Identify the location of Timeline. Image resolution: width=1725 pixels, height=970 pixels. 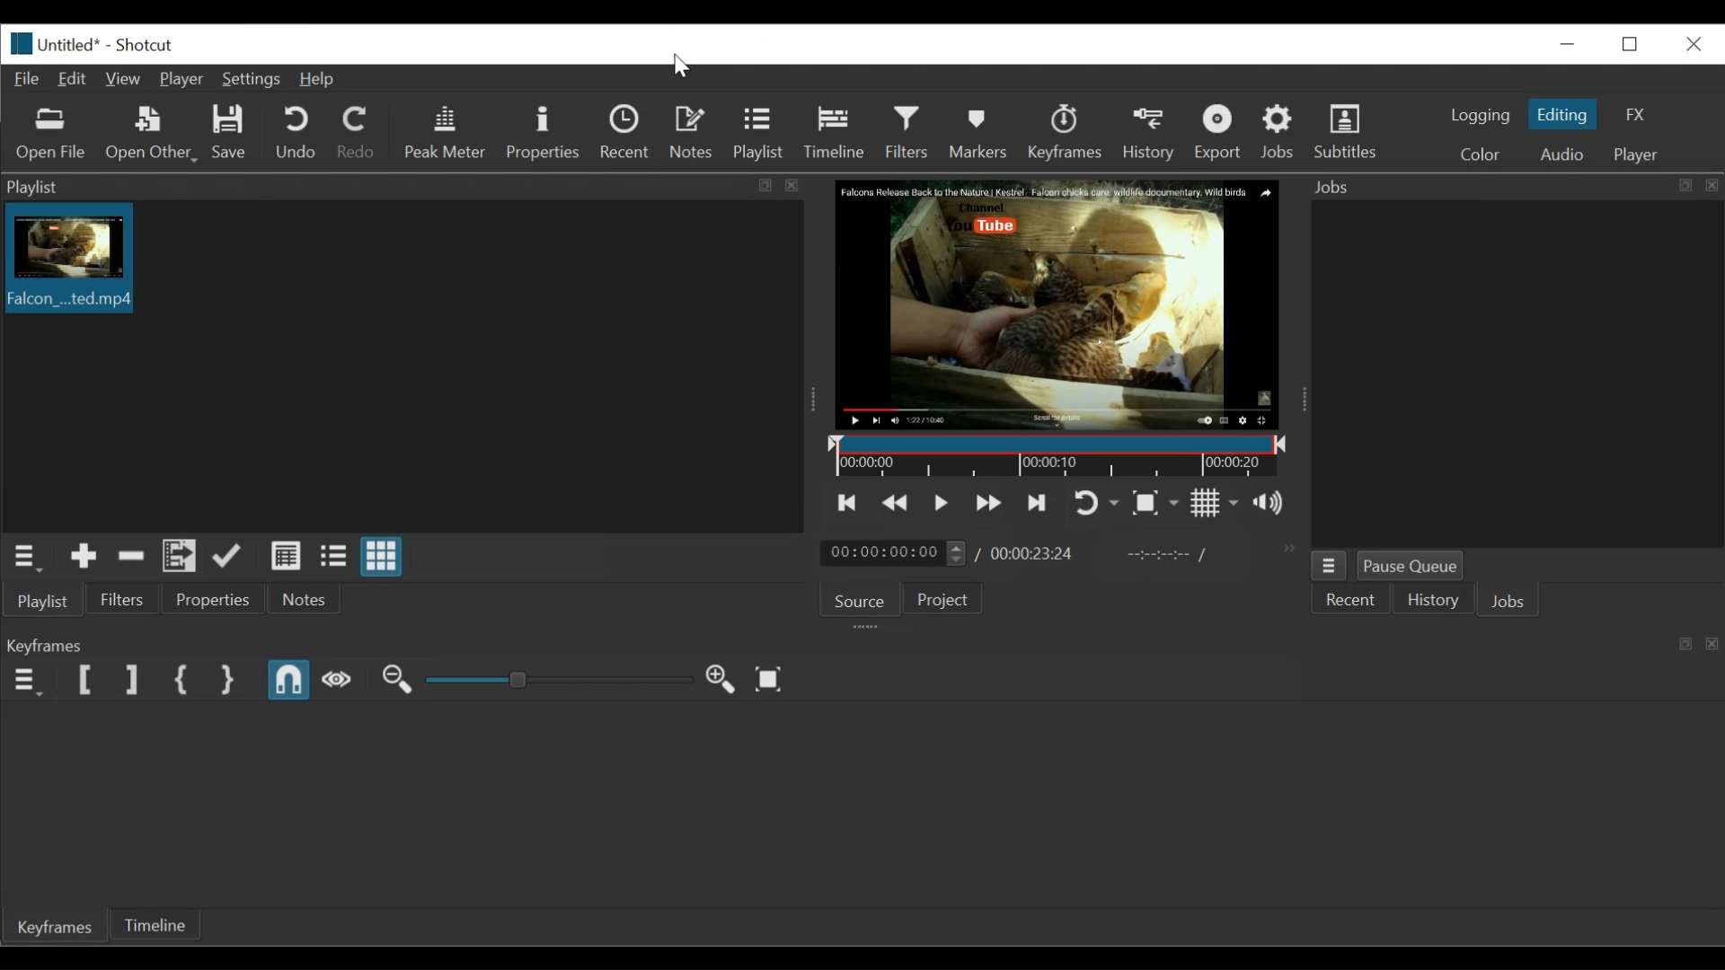
(838, 132).